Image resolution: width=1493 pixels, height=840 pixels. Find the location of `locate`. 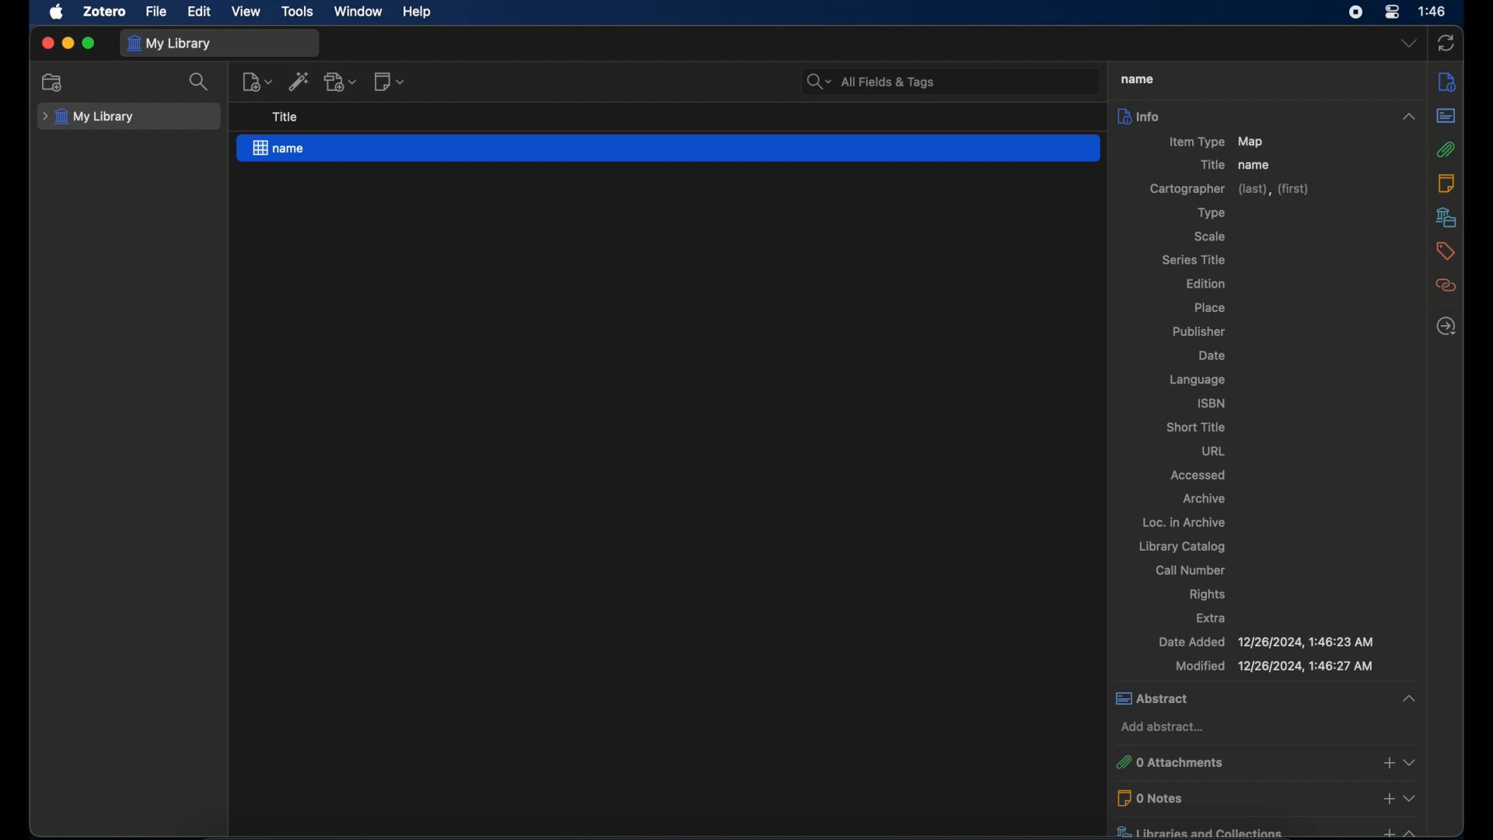

locate is located at coordinates (1446, 326).